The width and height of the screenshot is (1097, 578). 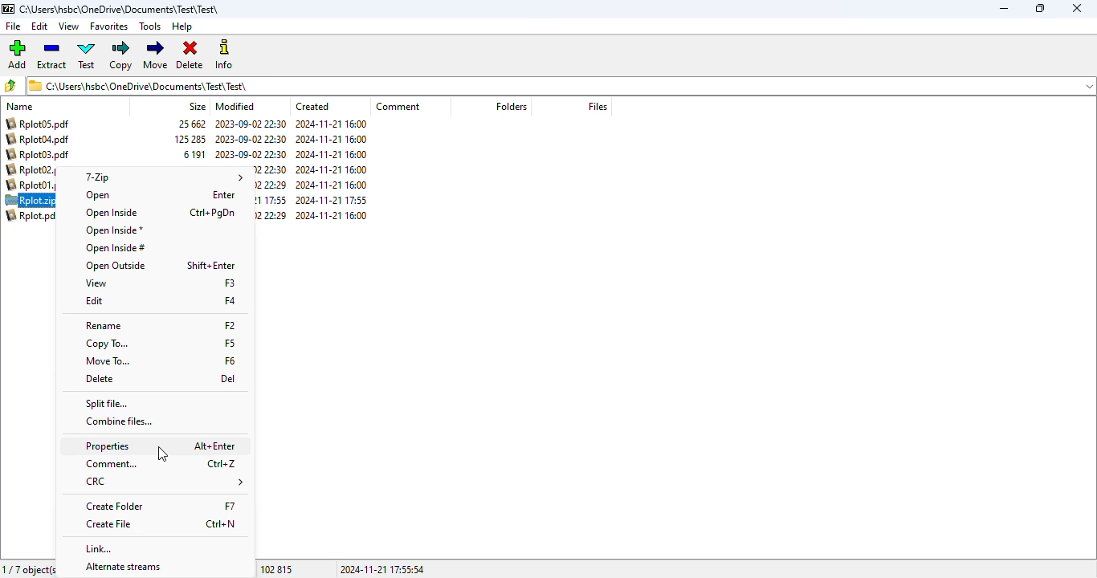 What do you see at coordinates (230, 300) in the screenshot?
I see `shortcut for edit` at bounding box center [230, 300].